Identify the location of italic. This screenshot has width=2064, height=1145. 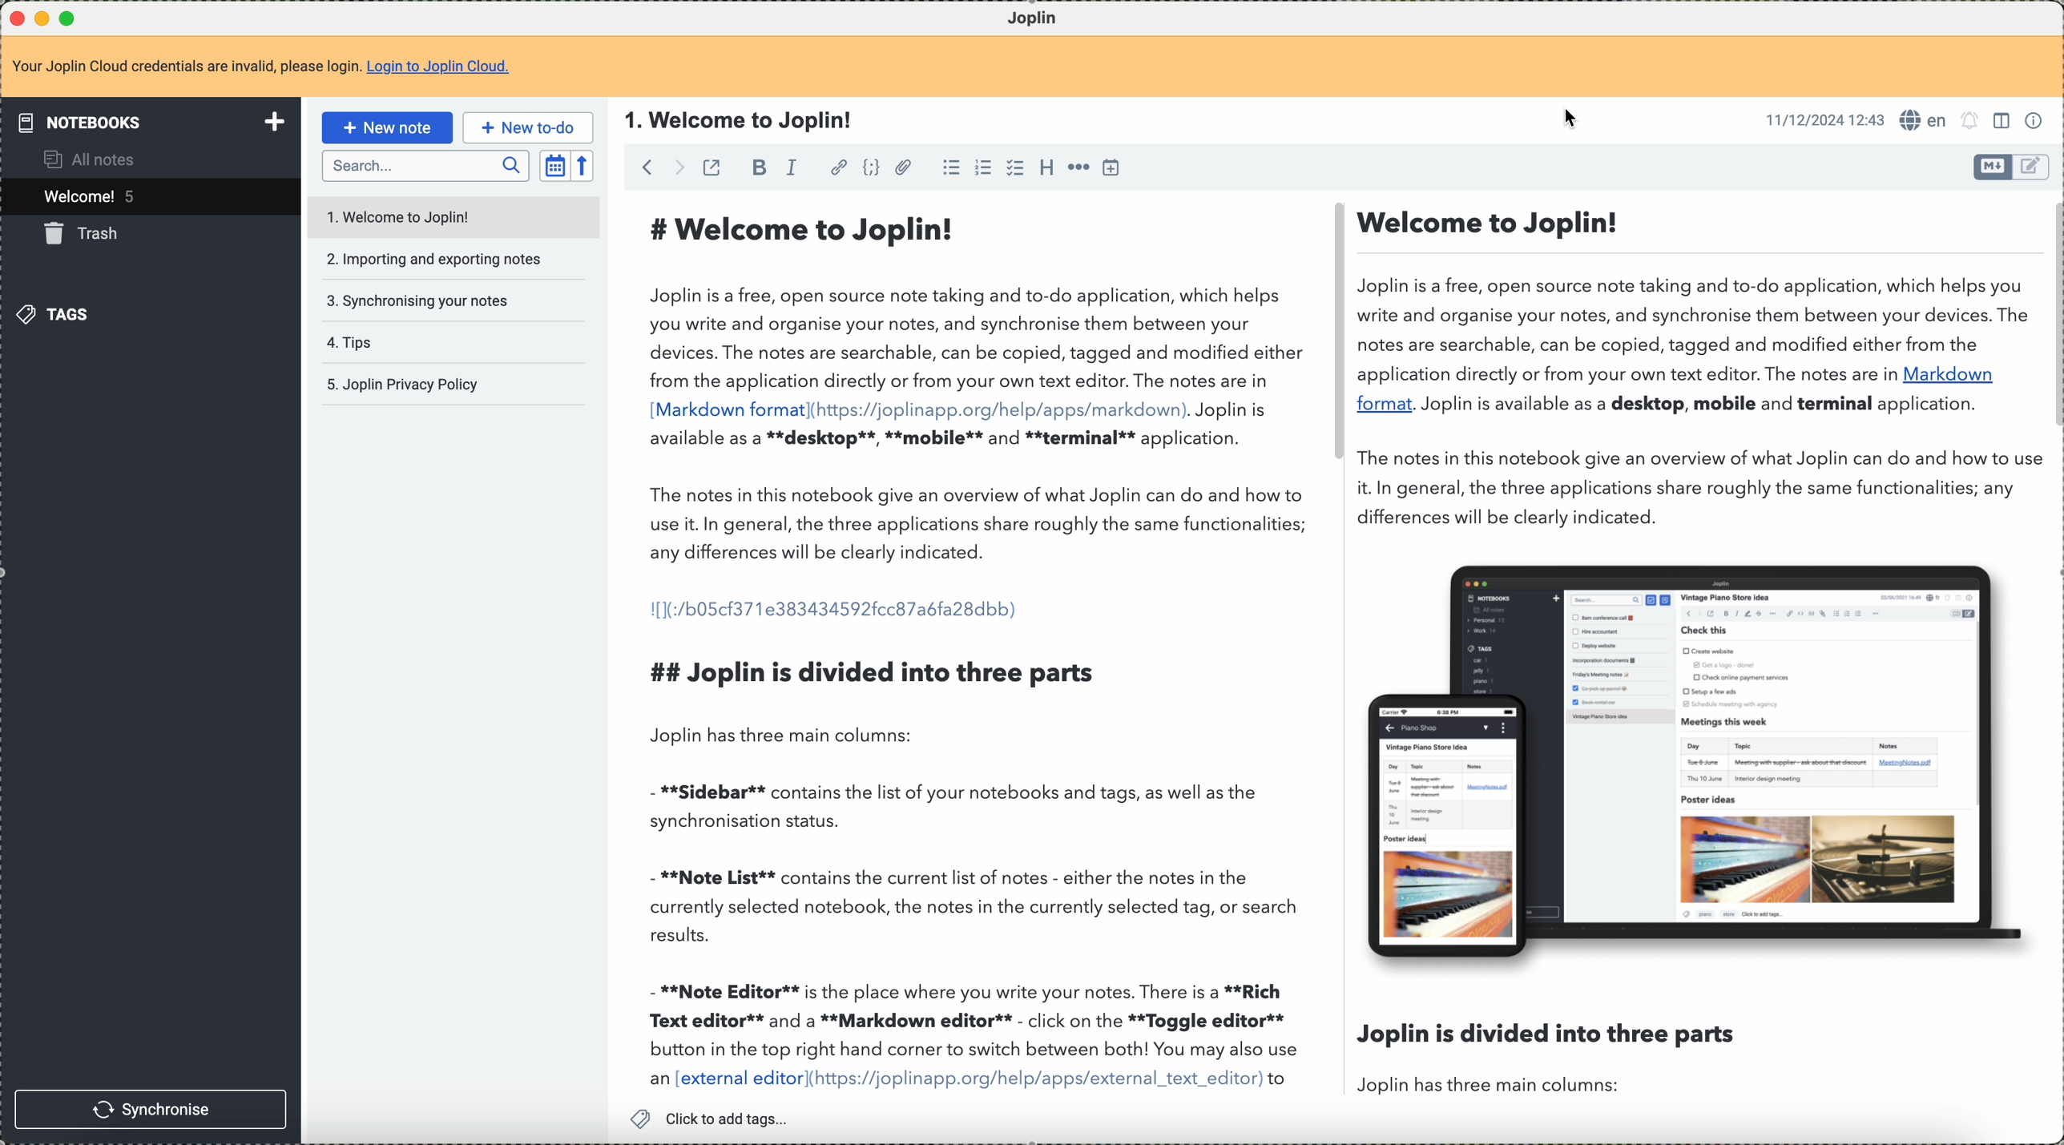
(794, 167).